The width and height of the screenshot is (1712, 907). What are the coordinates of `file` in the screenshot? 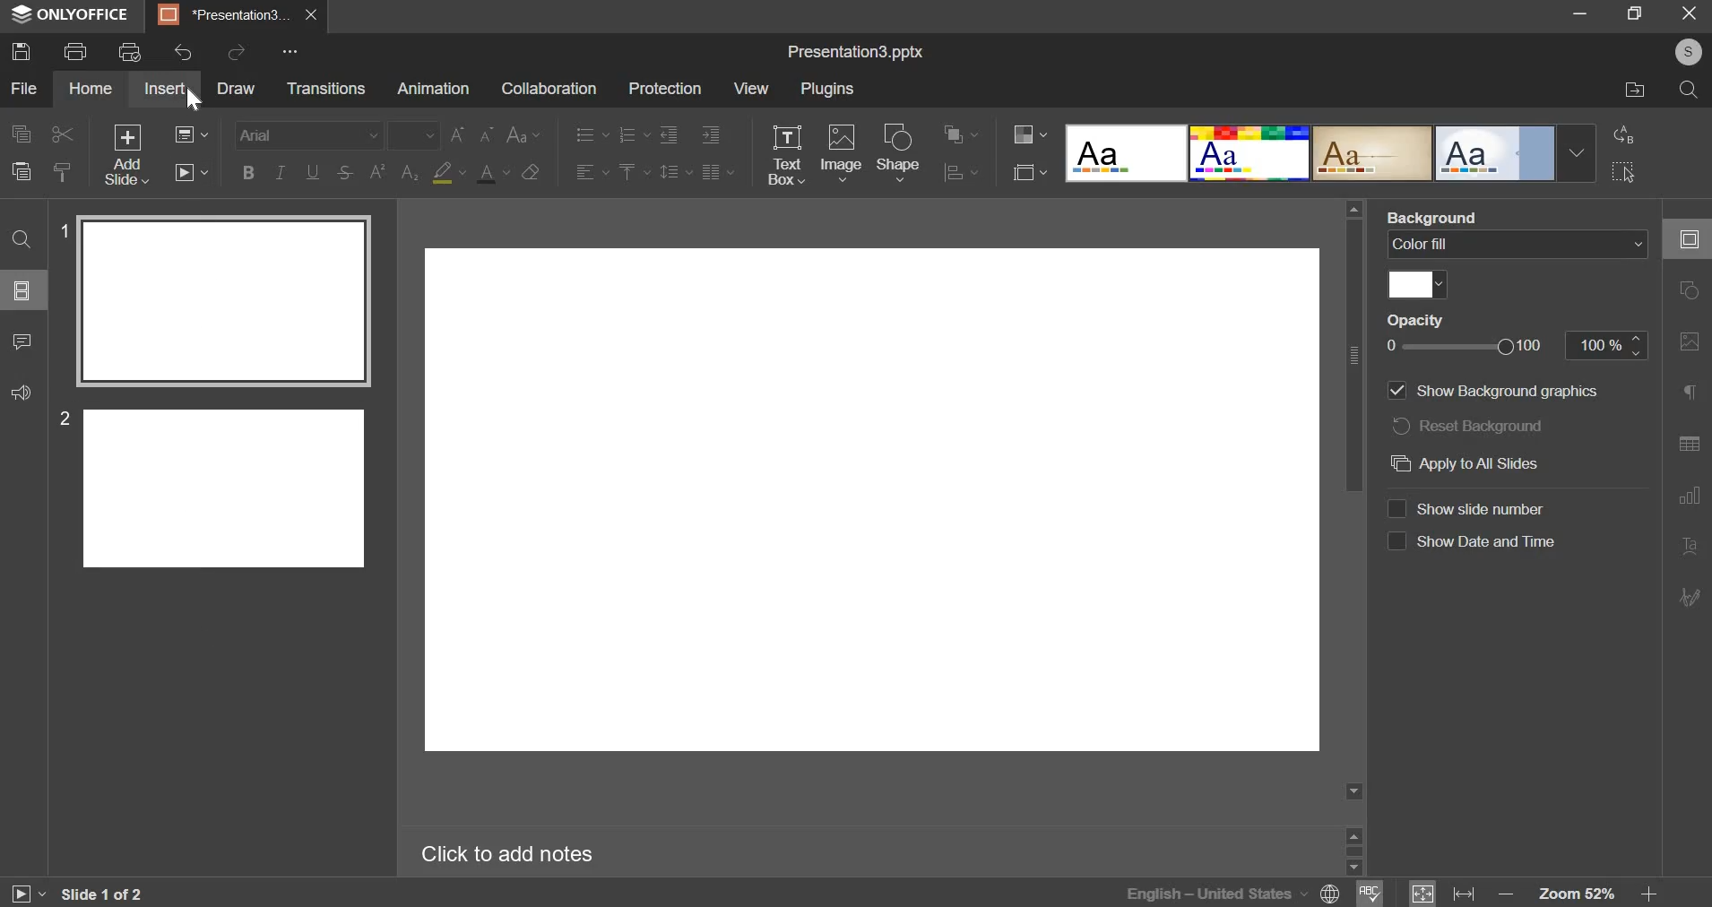 It's located at (26, 88).